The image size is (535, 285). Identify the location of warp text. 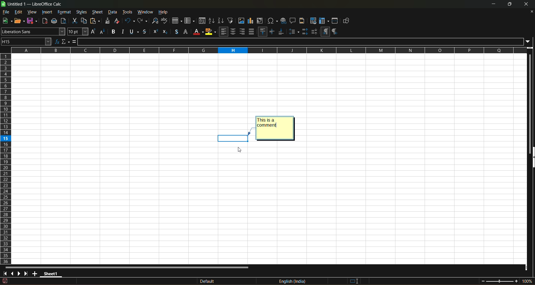
(215, 32).